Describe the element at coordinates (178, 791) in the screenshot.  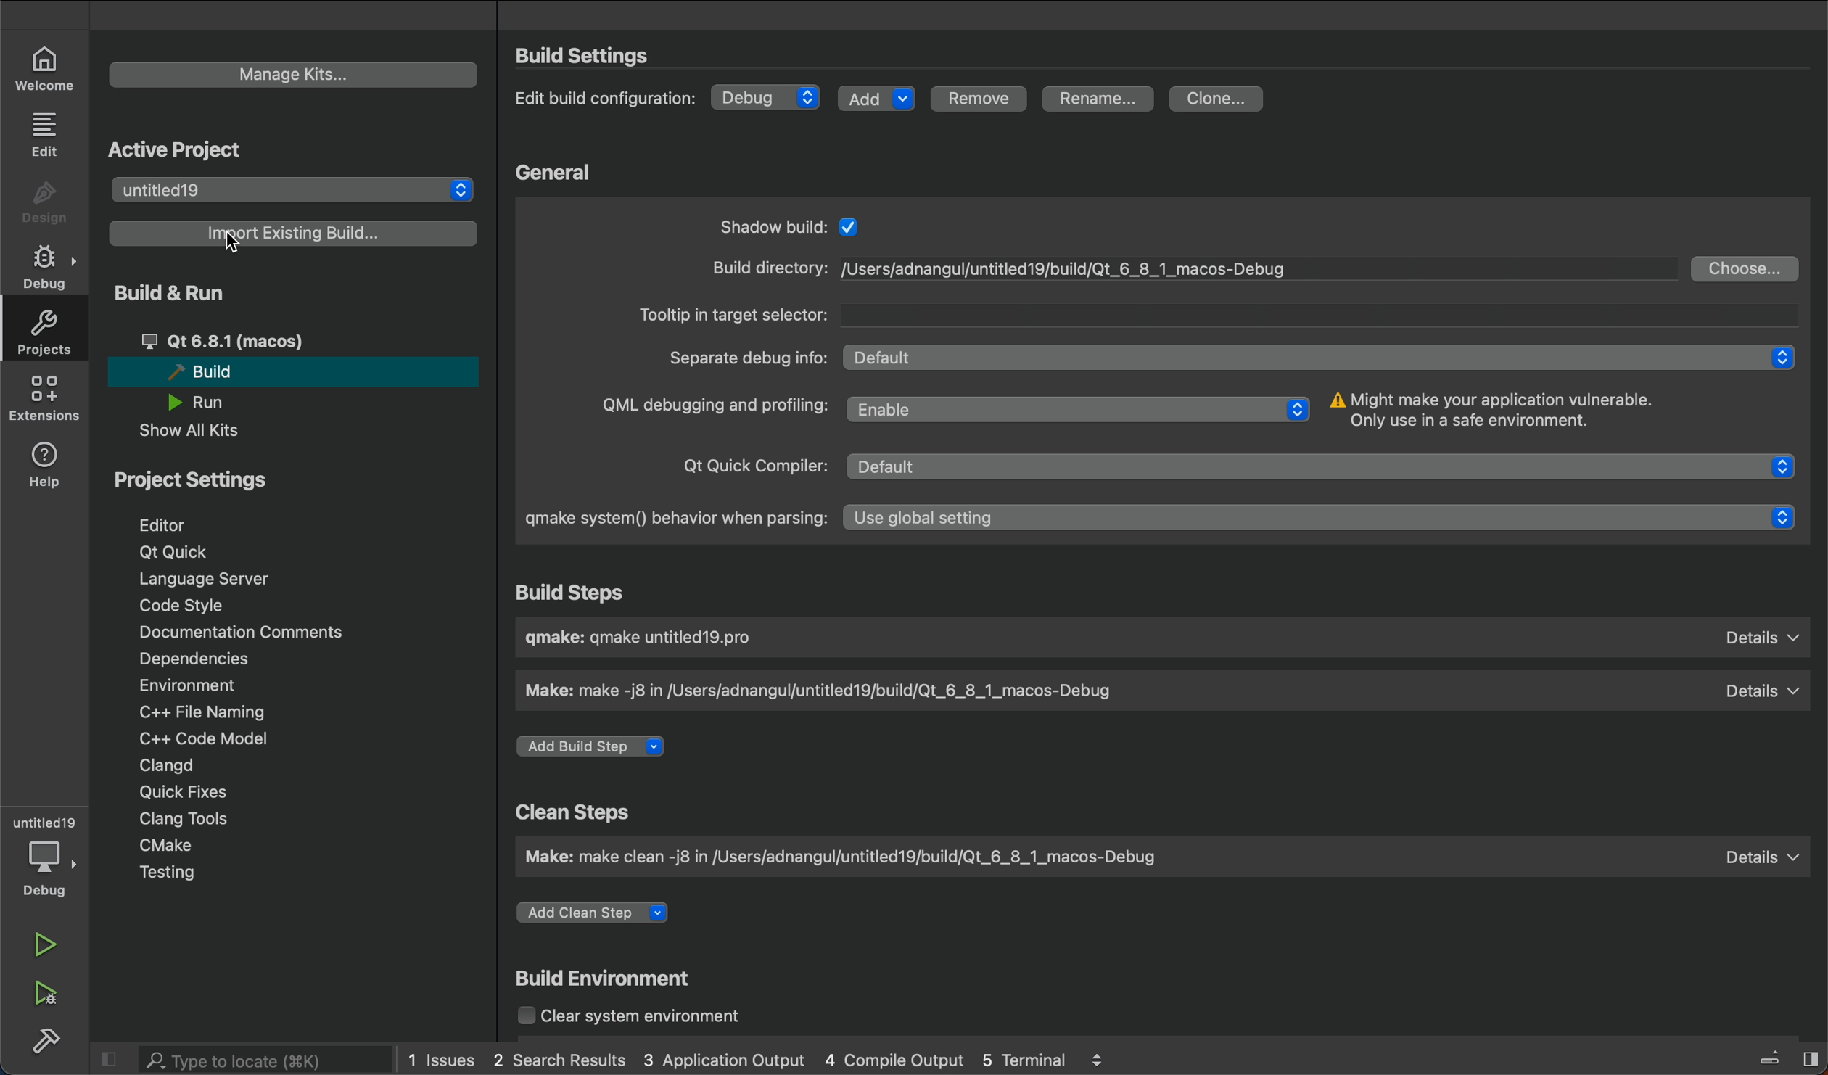
I see `quick fixes` at that location.